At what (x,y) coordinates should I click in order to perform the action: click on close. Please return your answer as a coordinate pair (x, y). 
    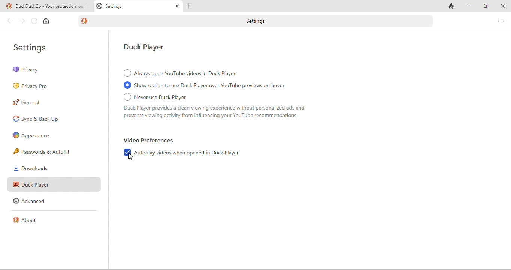
    Looking at the image, I should click on (502, 6).